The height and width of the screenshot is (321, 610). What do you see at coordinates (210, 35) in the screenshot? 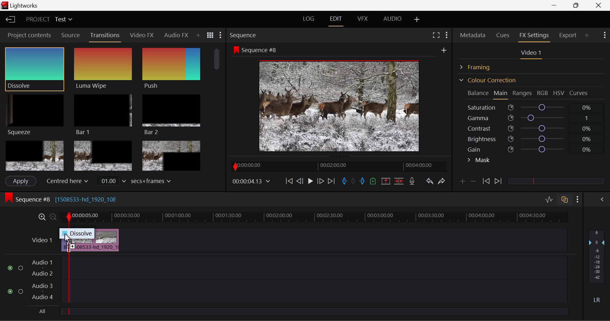
I see `Toggle list and title view` at bounding box center [210, 35].